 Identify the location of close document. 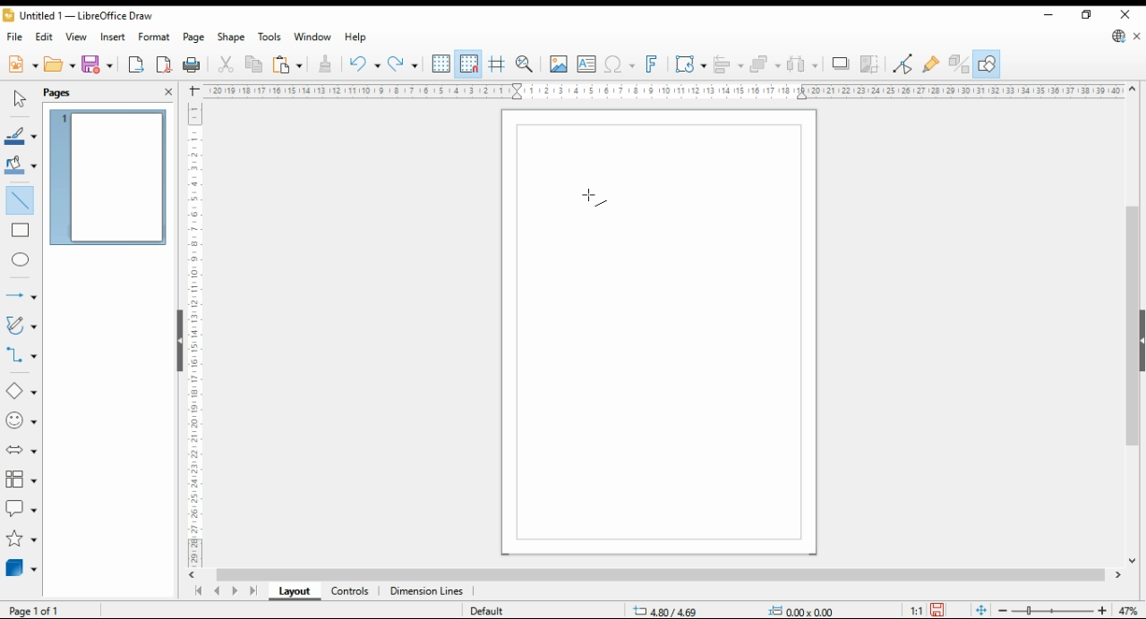
(1138, 38).